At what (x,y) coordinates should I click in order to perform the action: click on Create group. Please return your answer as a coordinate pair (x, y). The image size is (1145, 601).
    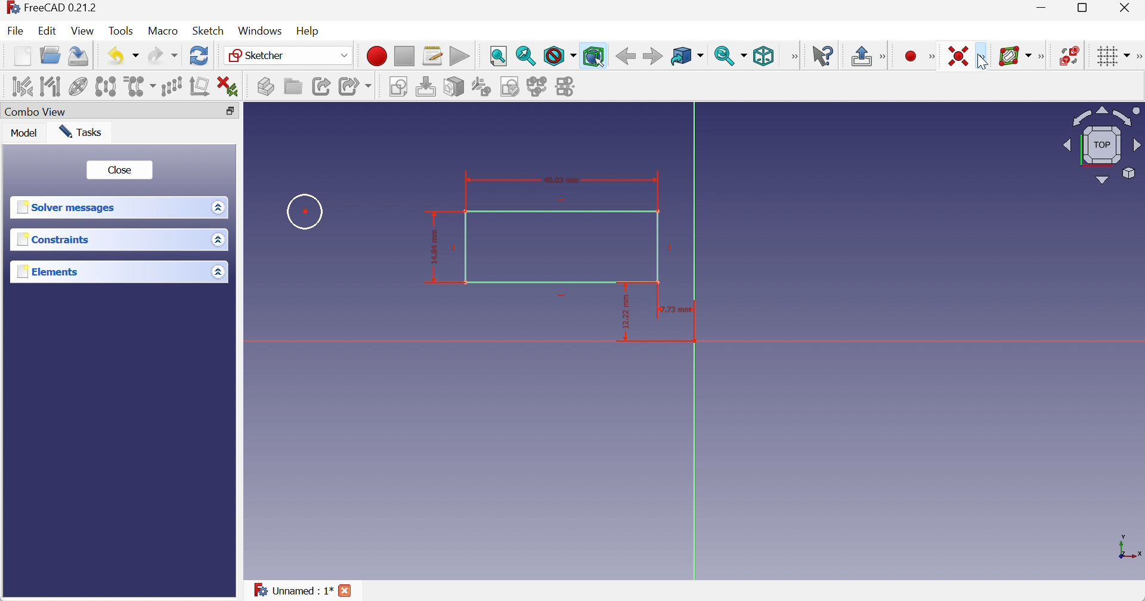
    Looking at the image, I should click on (292, 86).